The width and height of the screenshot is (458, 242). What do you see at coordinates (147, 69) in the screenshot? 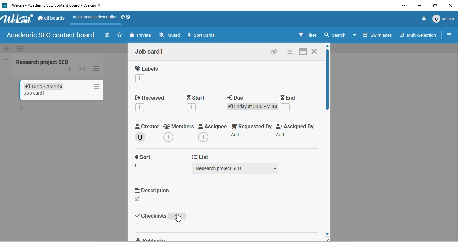
I see `labels` at bounding box center [147, 69].